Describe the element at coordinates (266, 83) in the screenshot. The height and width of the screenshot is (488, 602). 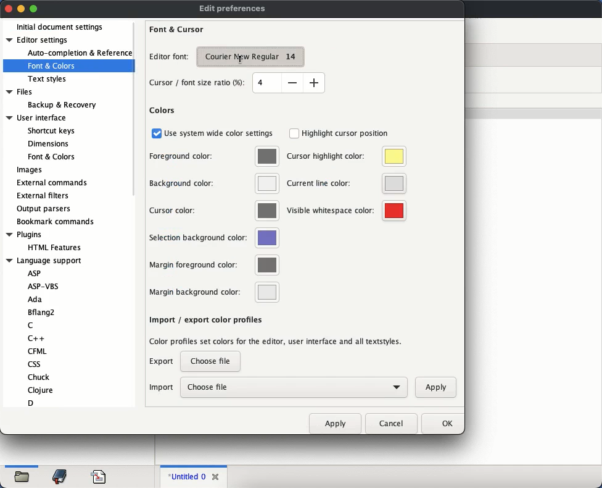
I see `enter size` at that location.